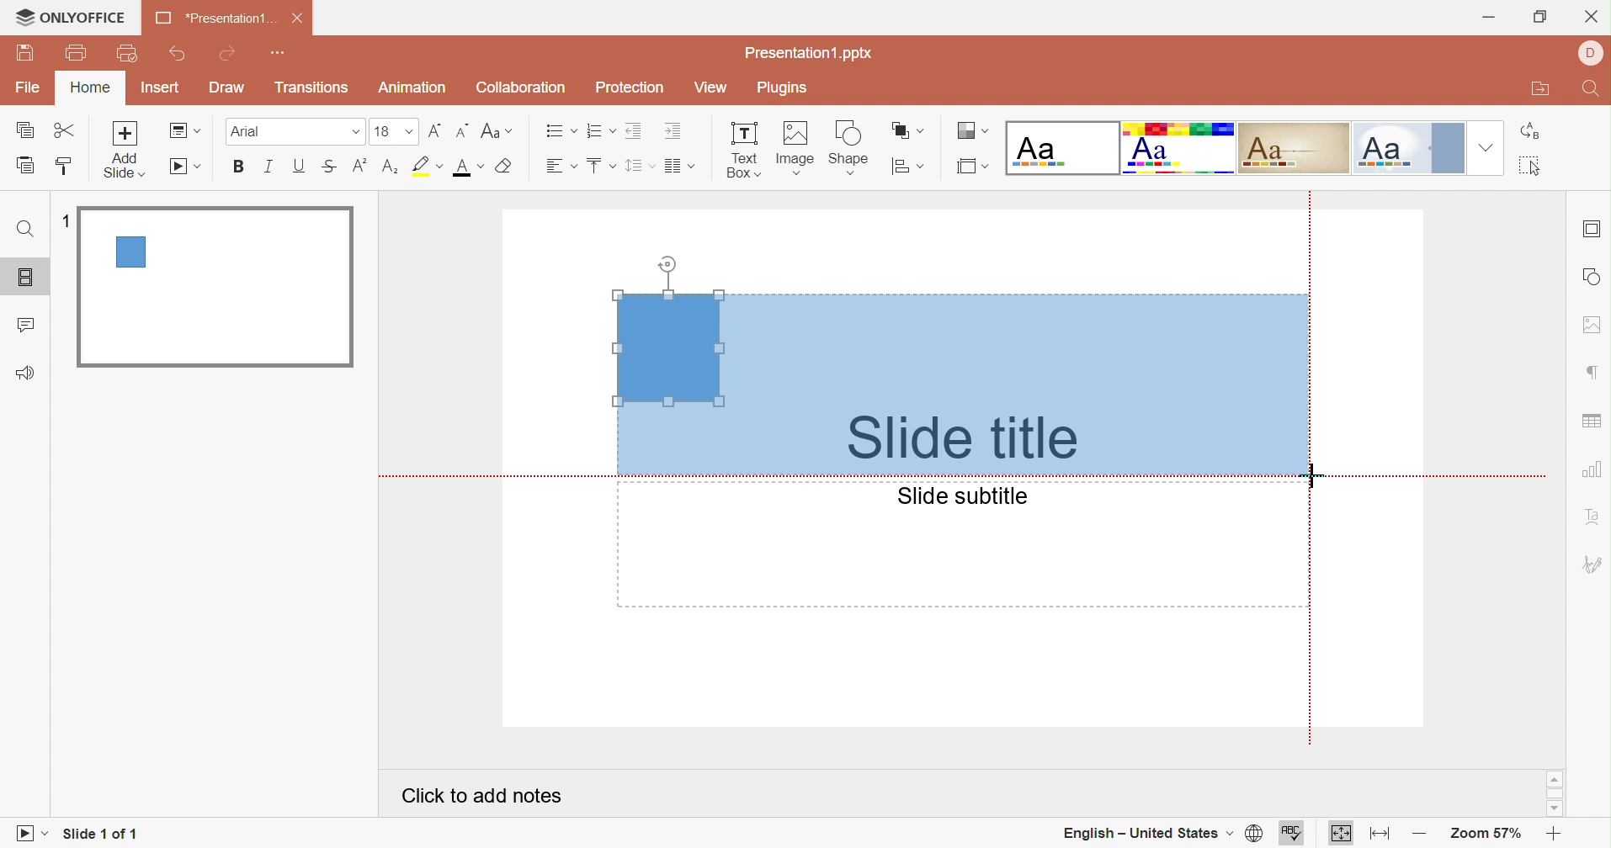 The width and height of the screenshot is (1611, 848). Describe the element at coordinates (907, 170) in the screenshot. I see `Align shape` at that location.